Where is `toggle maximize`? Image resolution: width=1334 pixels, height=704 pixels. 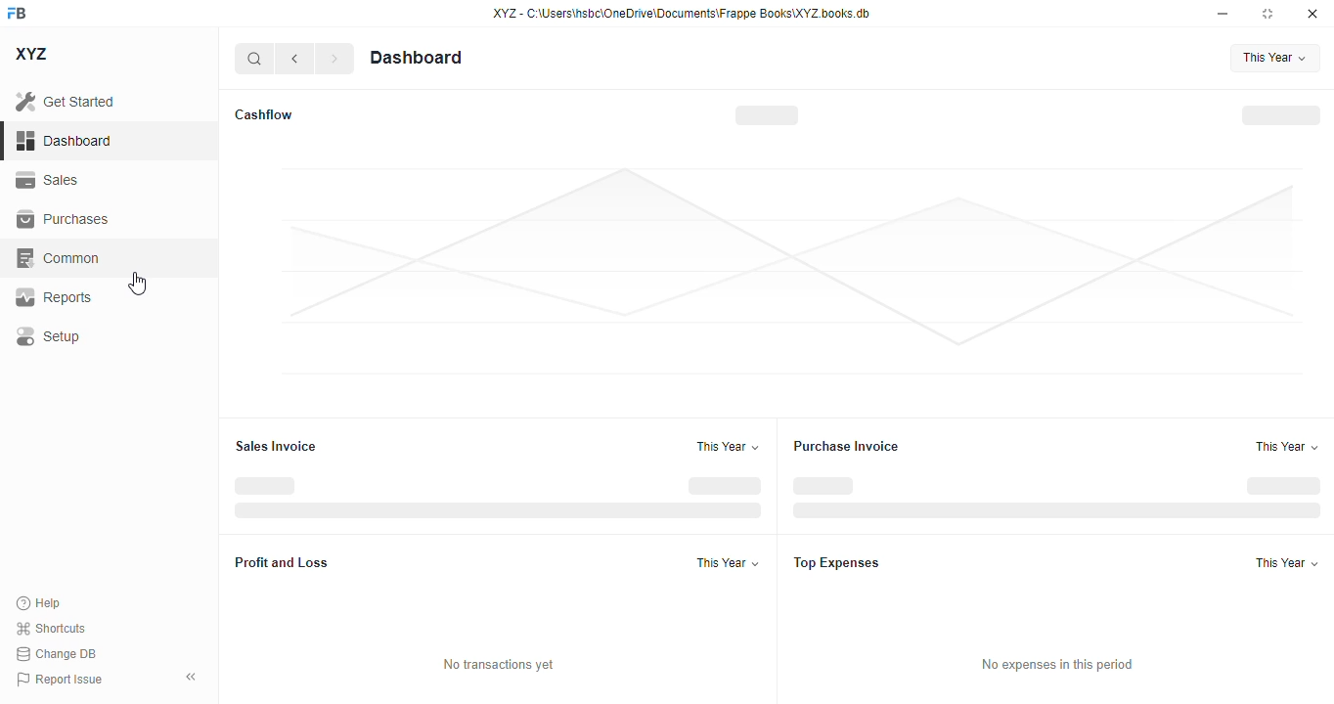
toggle maximize is located at coordinates (1267, 14).